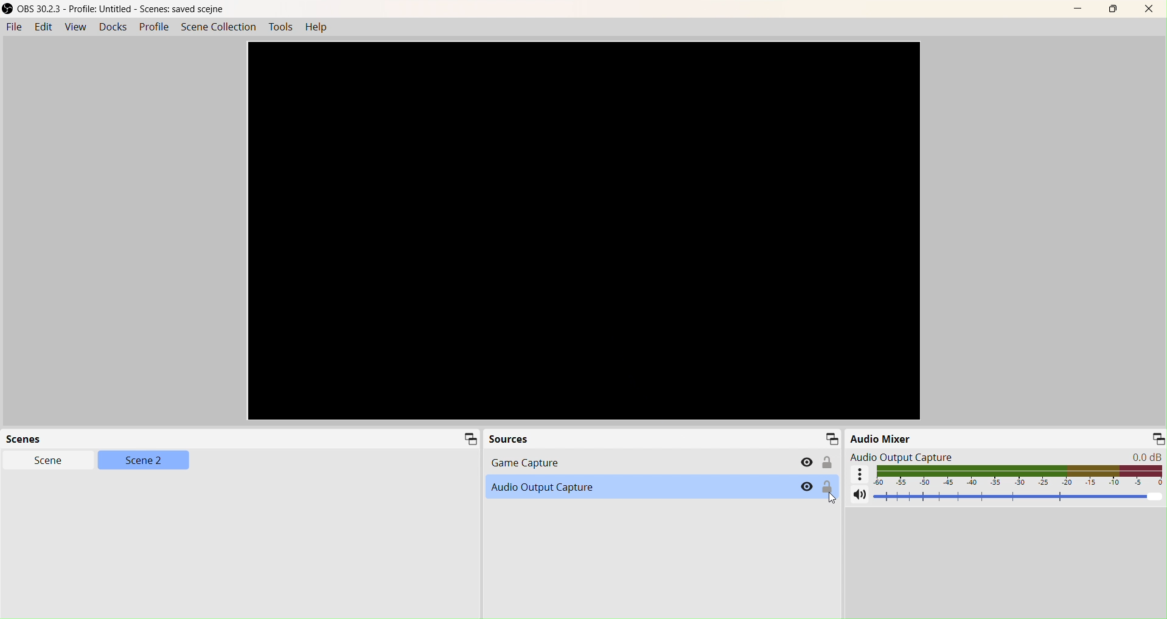  What do you see at coordinates (1001, 498) in the screenshot?
I see `Volume ` at bounding box center [1001, 498].